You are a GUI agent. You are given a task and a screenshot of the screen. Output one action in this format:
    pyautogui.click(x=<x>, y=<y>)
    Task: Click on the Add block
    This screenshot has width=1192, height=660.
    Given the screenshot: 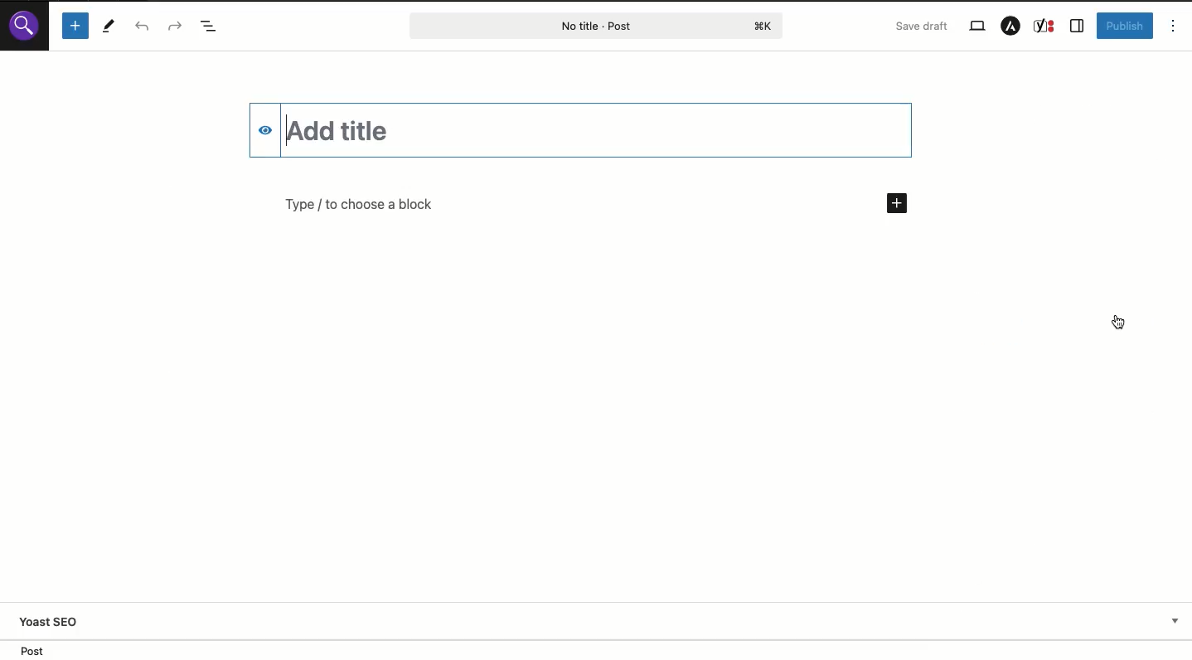 What is the action you would take?
    pyautogui.click(x=77, y=25)
    